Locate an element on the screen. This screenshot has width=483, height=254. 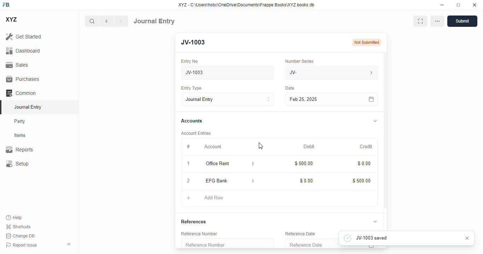
reference number is located at coordinates (199, 234).